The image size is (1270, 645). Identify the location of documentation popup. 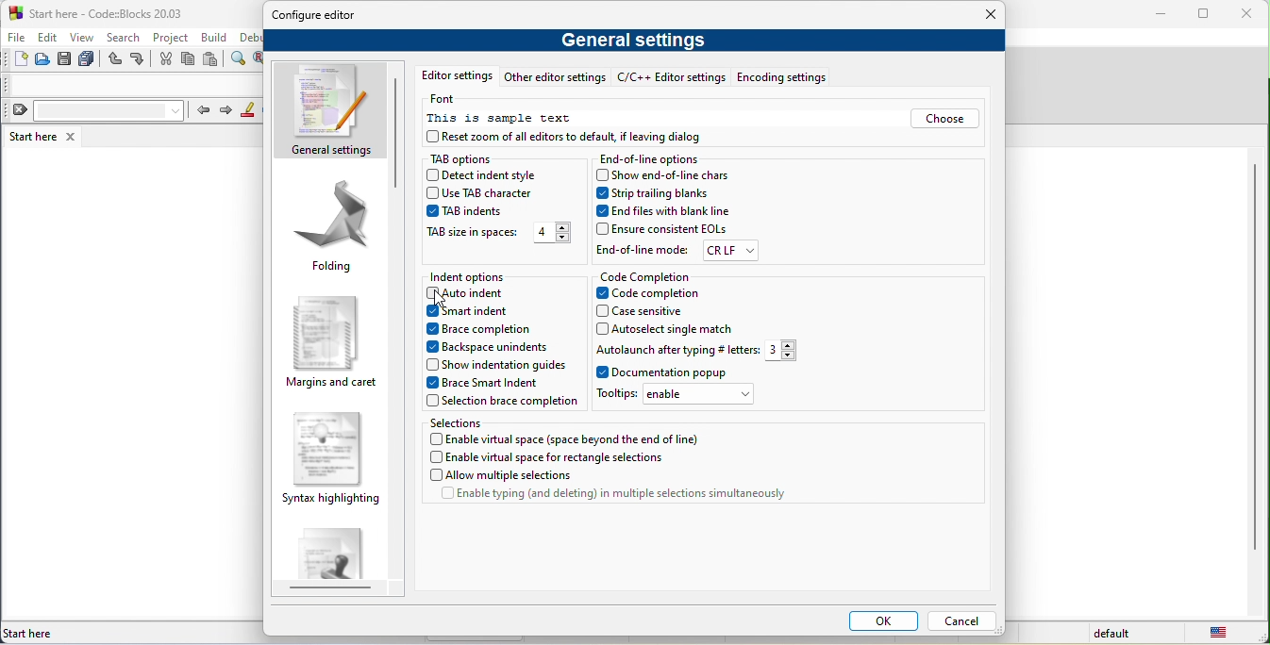
(685, 373).